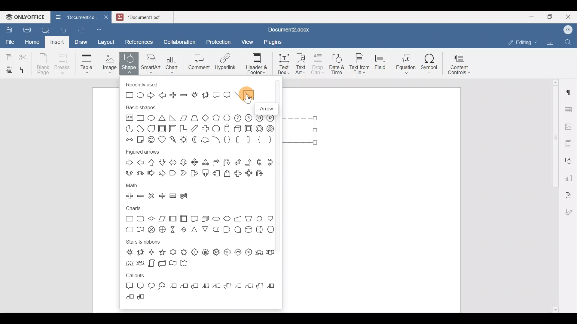 This screenshot has width=577, height=324. Describe the element at coordinates (55, 41) in the screenshot. I see `Insert` at that location.